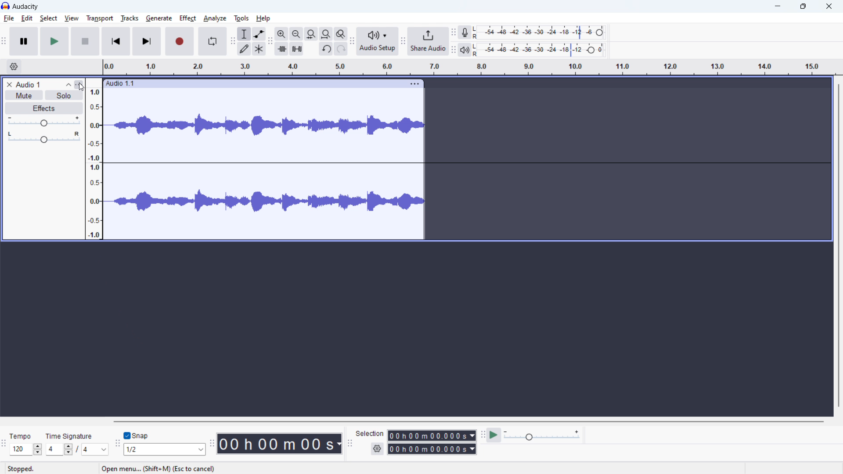  I want to click on transport toolbar, so click(4, 42).